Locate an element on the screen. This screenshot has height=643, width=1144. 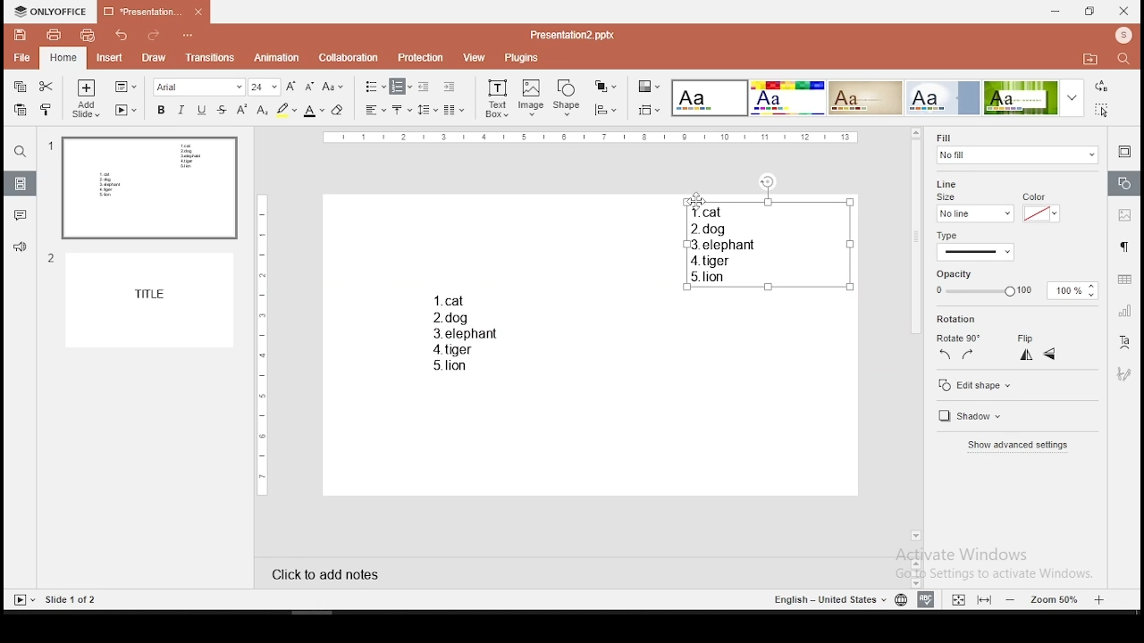
English is located at coordinates (822, 599).